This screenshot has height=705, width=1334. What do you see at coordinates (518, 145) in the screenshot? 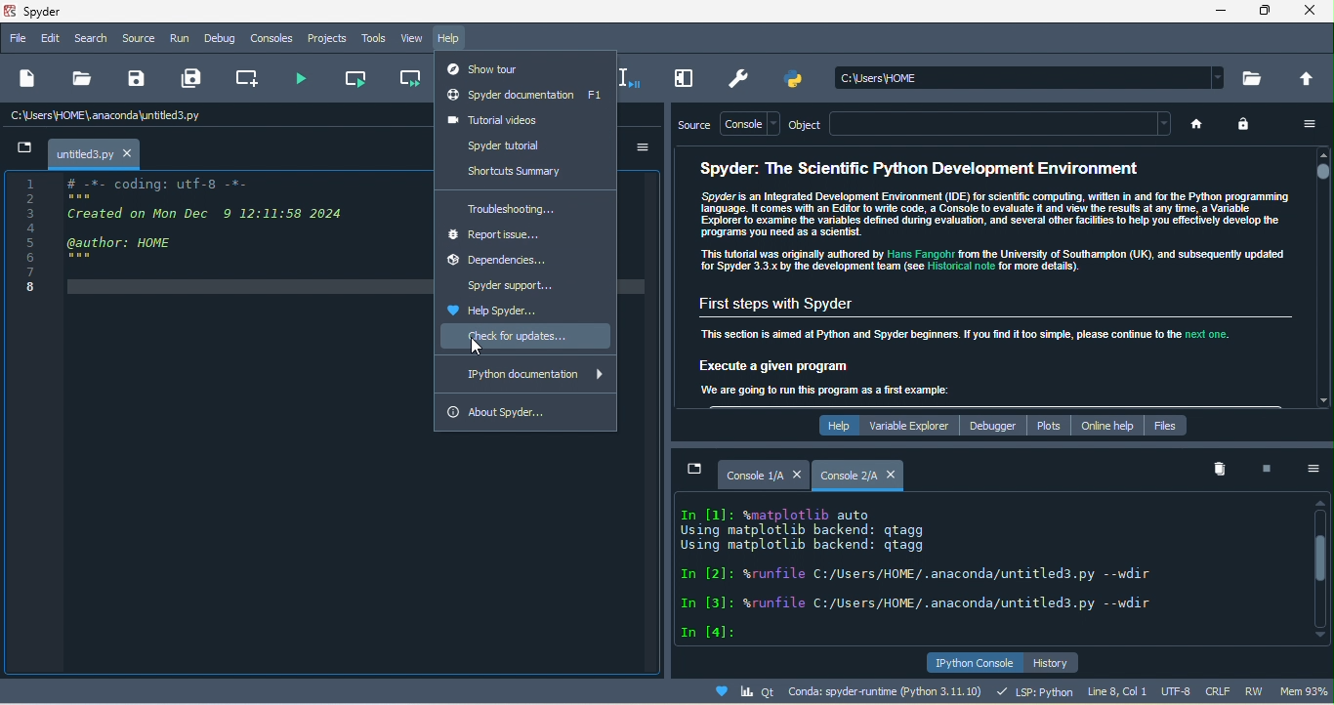
I see `spyder tutorial` at bounding box center [518, 145].